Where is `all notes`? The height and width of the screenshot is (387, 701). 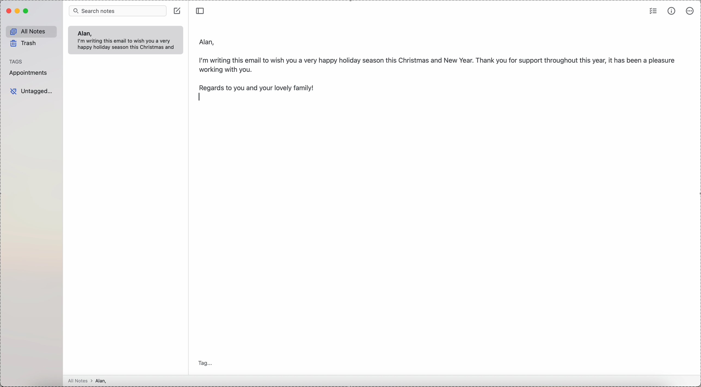
all notes is located at coordinates (32, 32).